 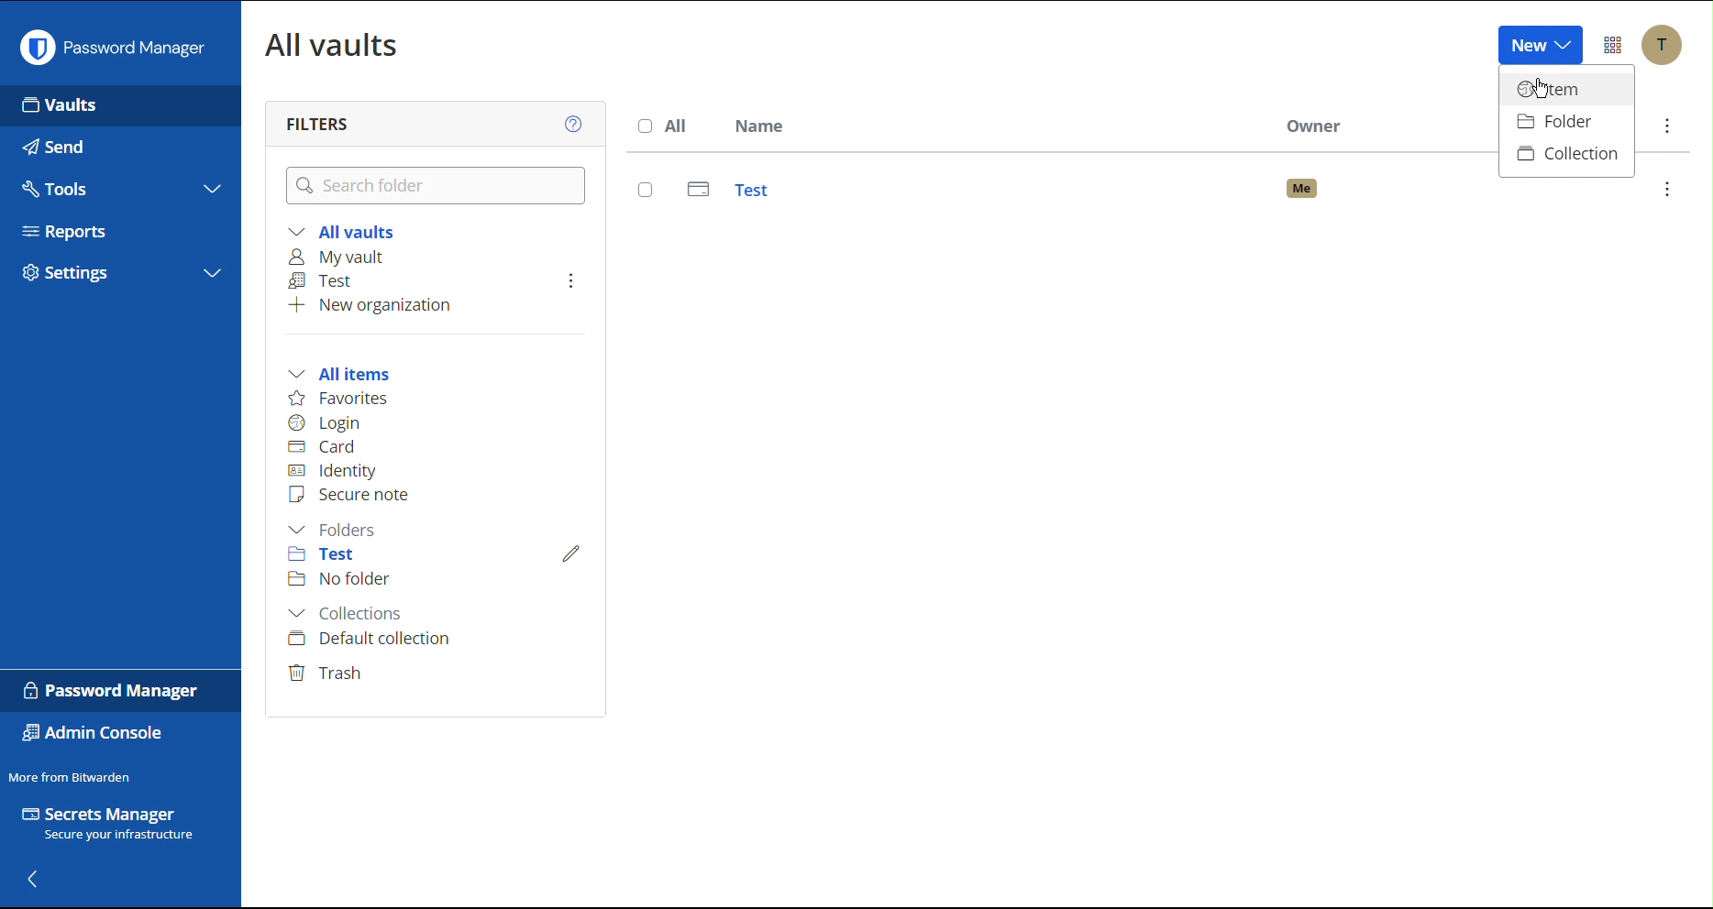 What do you see at coordinates (1567, 155) in the screenshot?
I see `Collection` at bounding box center [1567, 155].